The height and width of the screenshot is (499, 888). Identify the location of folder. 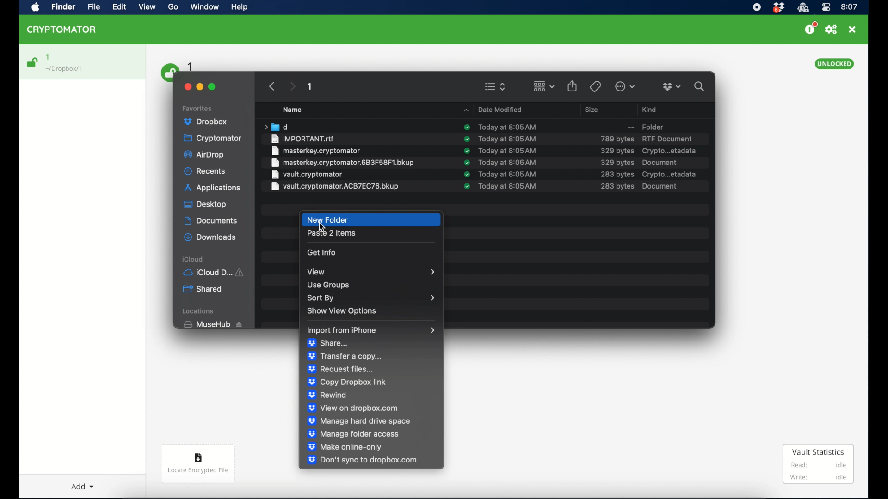
(275, 127).